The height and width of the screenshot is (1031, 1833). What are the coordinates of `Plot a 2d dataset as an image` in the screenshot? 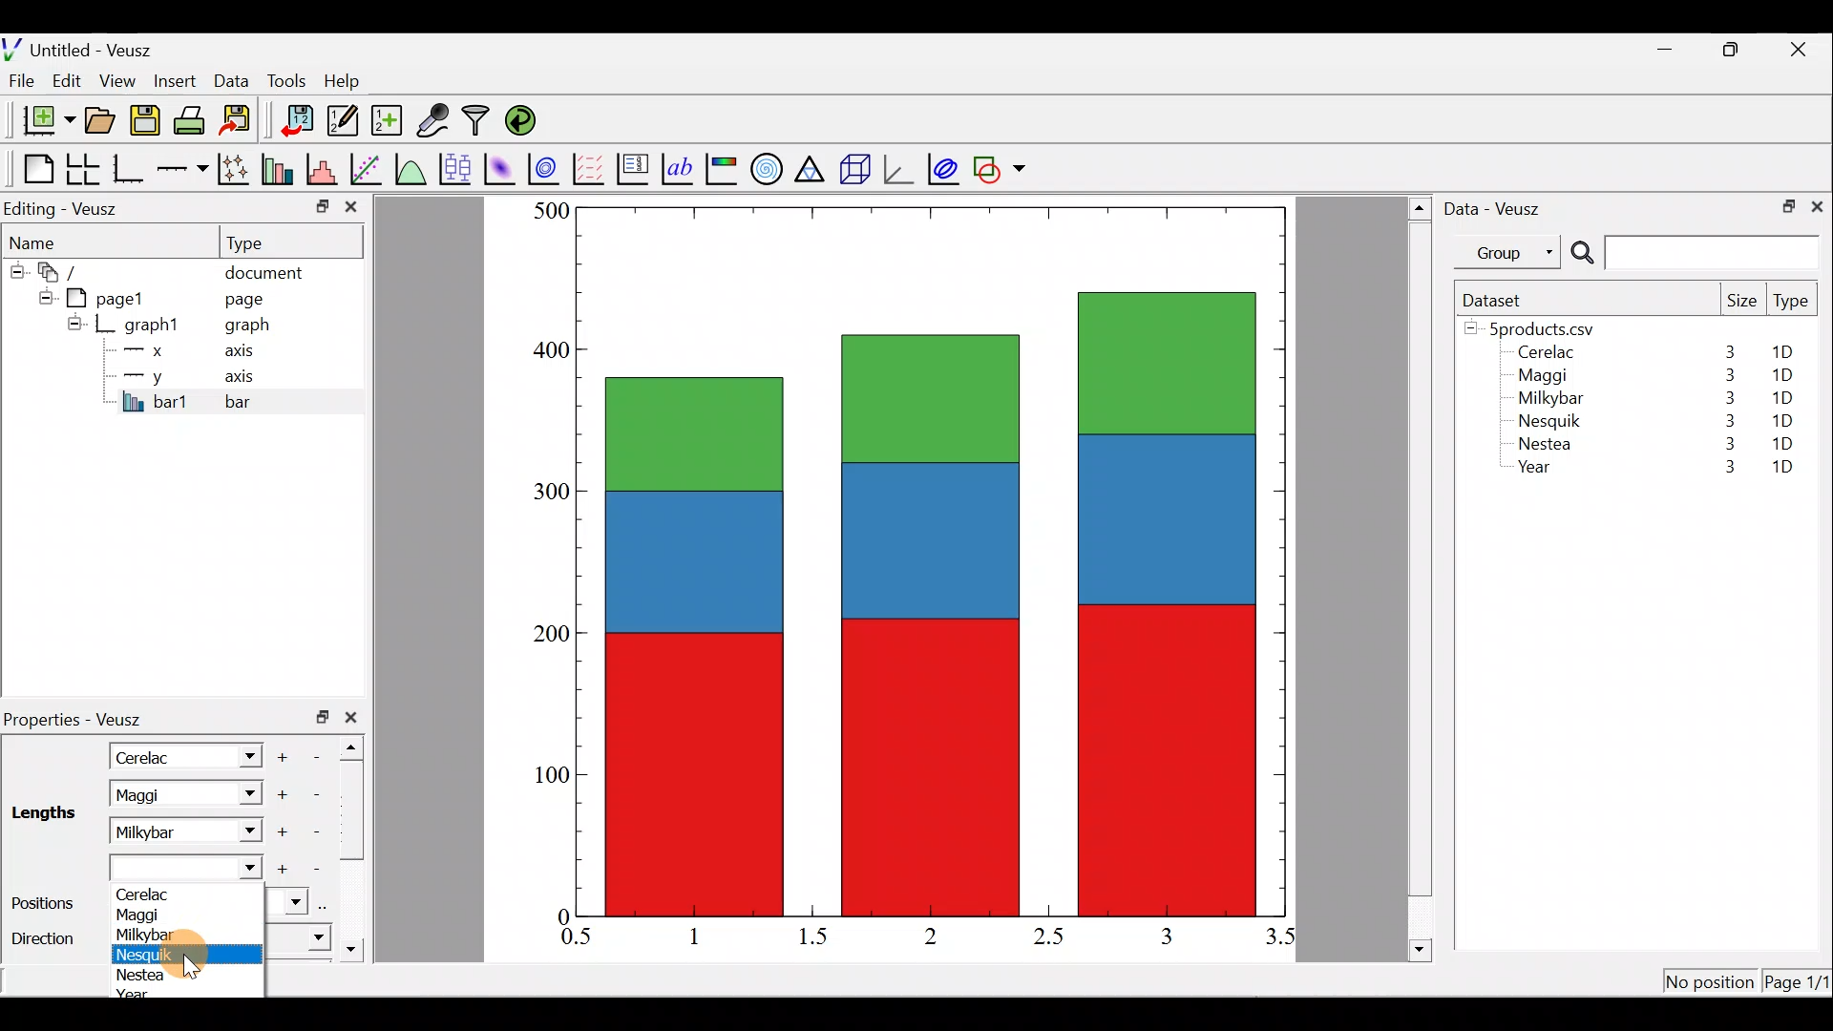 It's located at (502, 166).